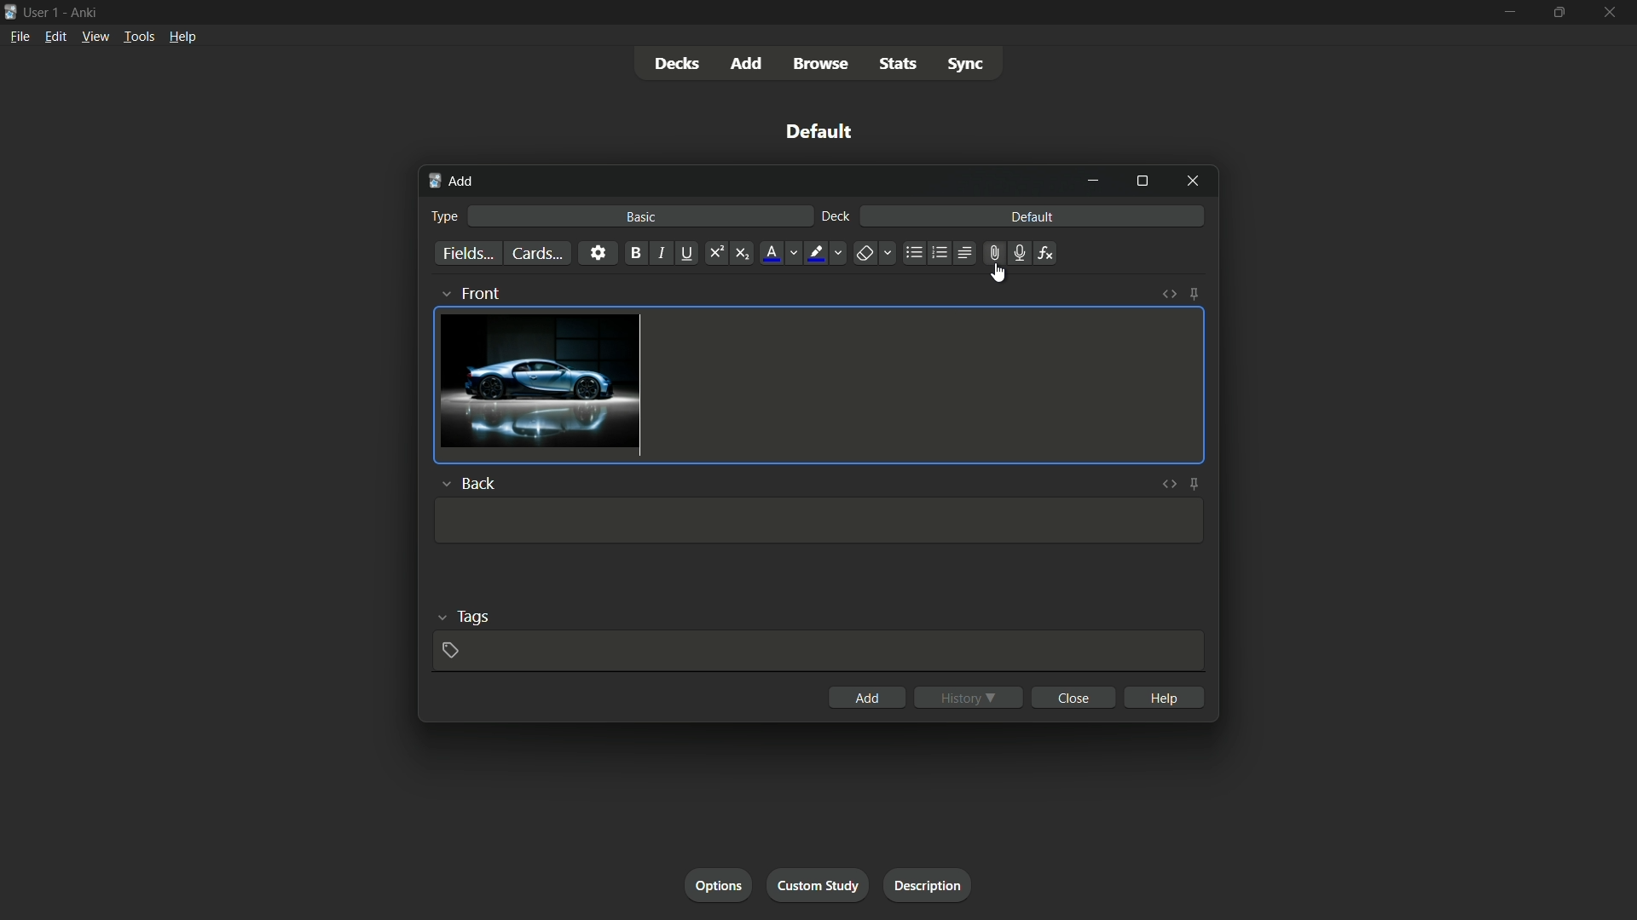 This screenshot has height=920, width=1637. I want to click on unordered list, so click(915, 253).